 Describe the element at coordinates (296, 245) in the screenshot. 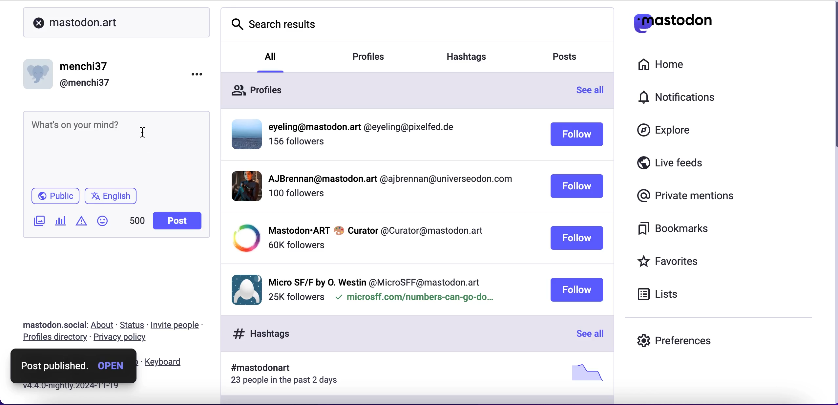

I see `followers` at that location.